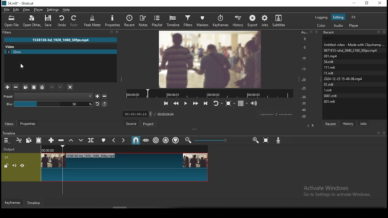  Describe the element at coordinates (129, 21) in the screenshot. I see `recent` at that location.